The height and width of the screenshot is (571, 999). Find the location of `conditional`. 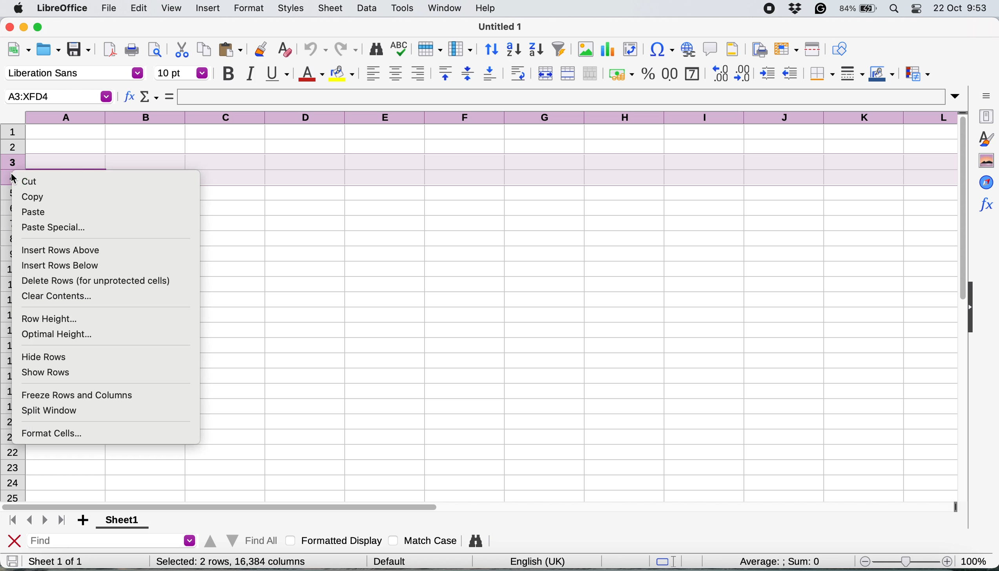

conditional is located at coordinates (917, 75).